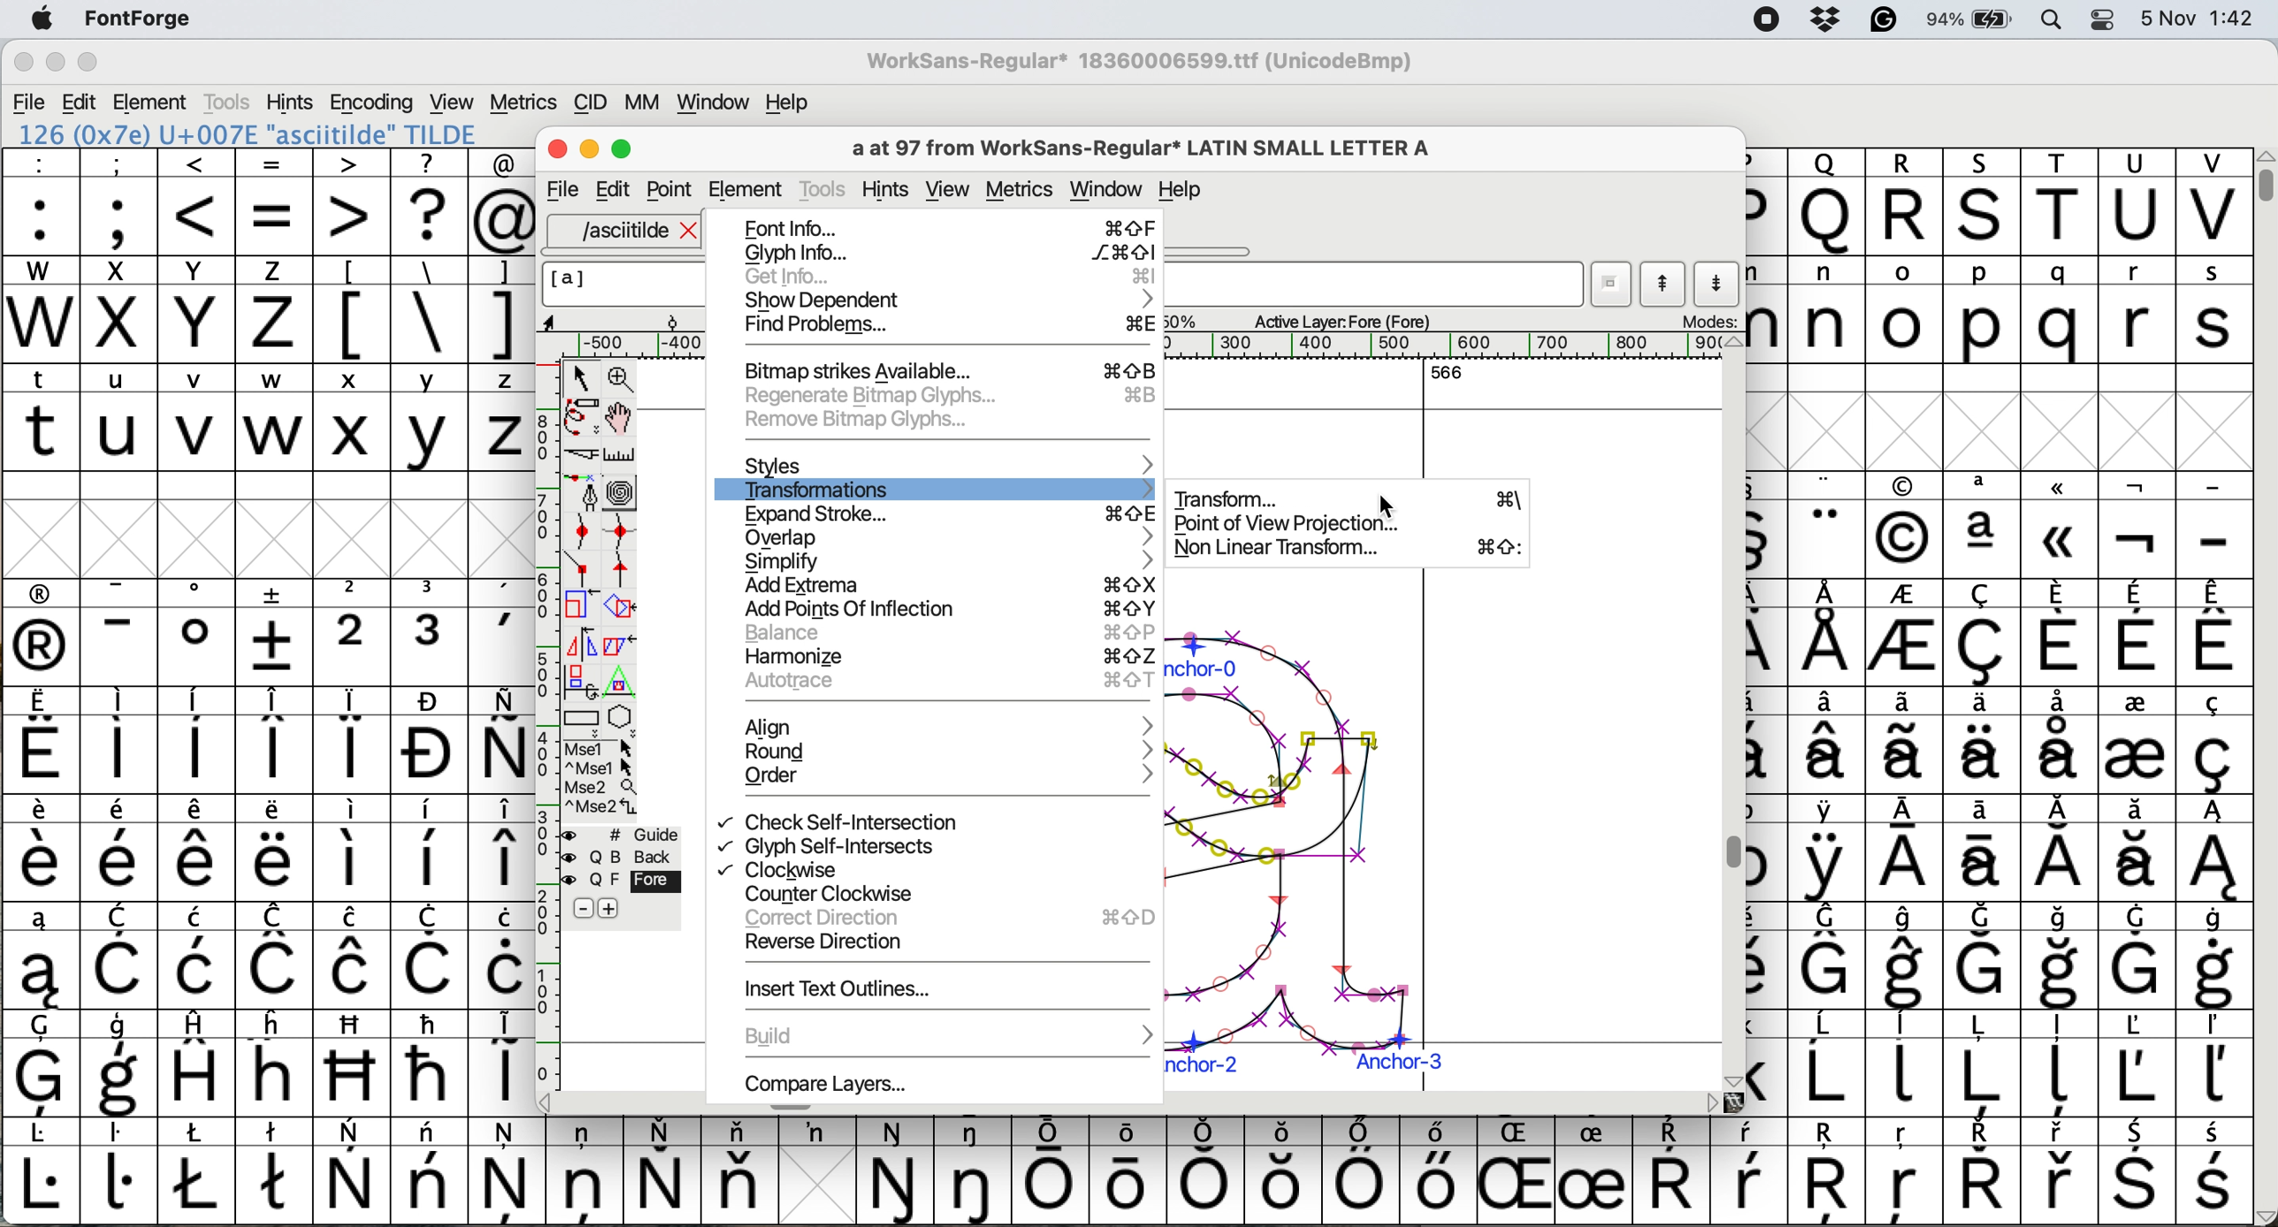  I want to click on @, so click(503, 202).